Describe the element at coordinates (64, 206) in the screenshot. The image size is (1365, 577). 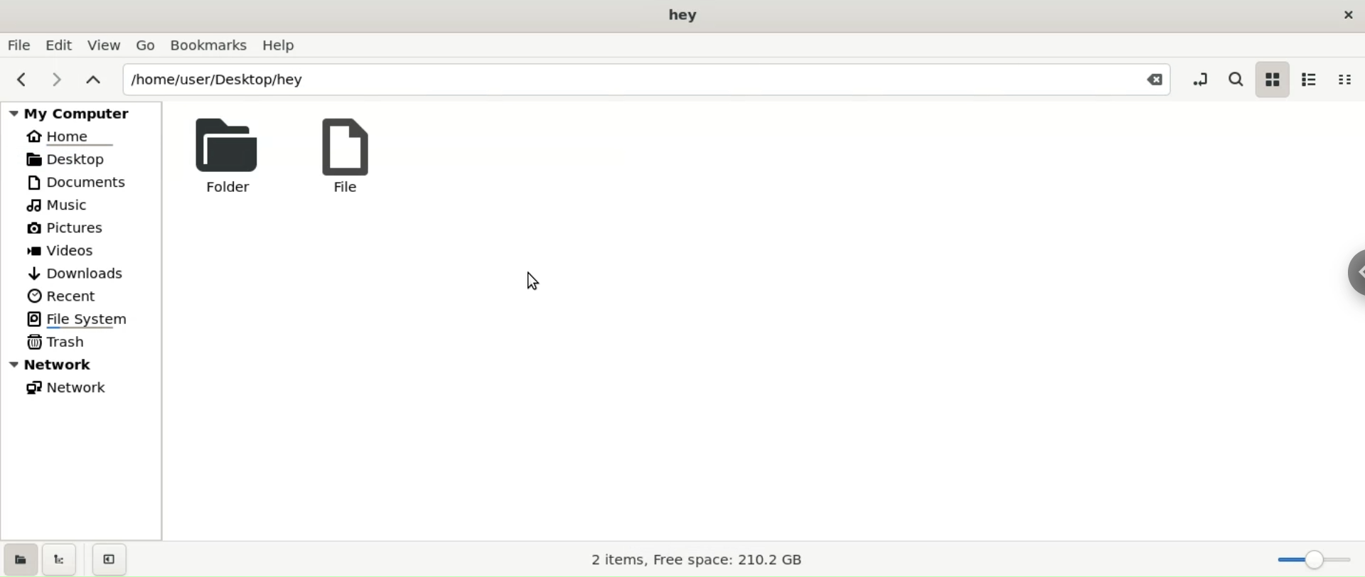
I see `Music` at that location.